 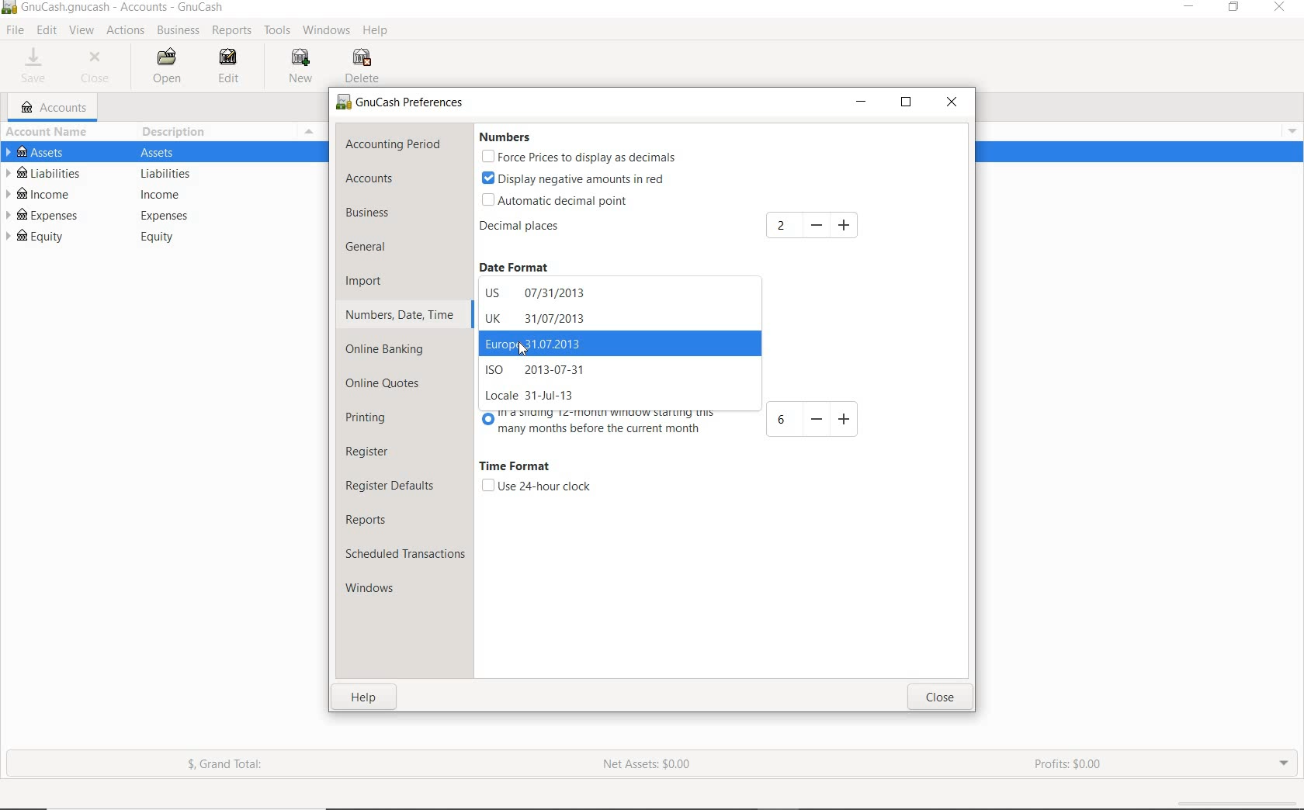 What do you see at coordinates (231, 67) in the screenshot?
I see `EDIT` at bounding box center [231, 67].